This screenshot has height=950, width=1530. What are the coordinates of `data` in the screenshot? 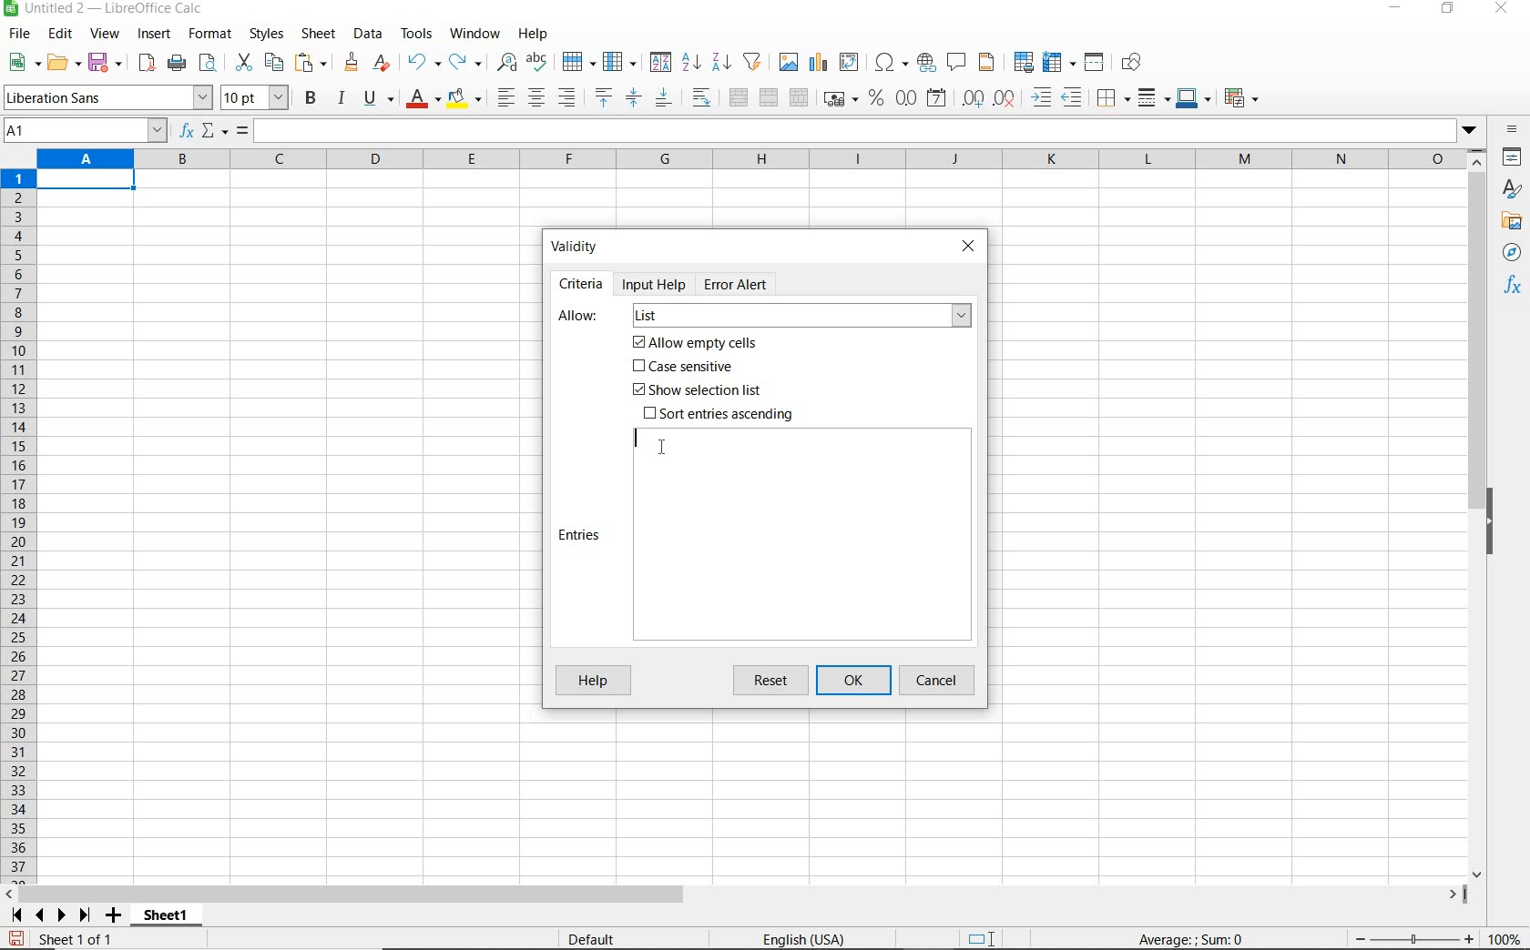 It's located at (367, 33).